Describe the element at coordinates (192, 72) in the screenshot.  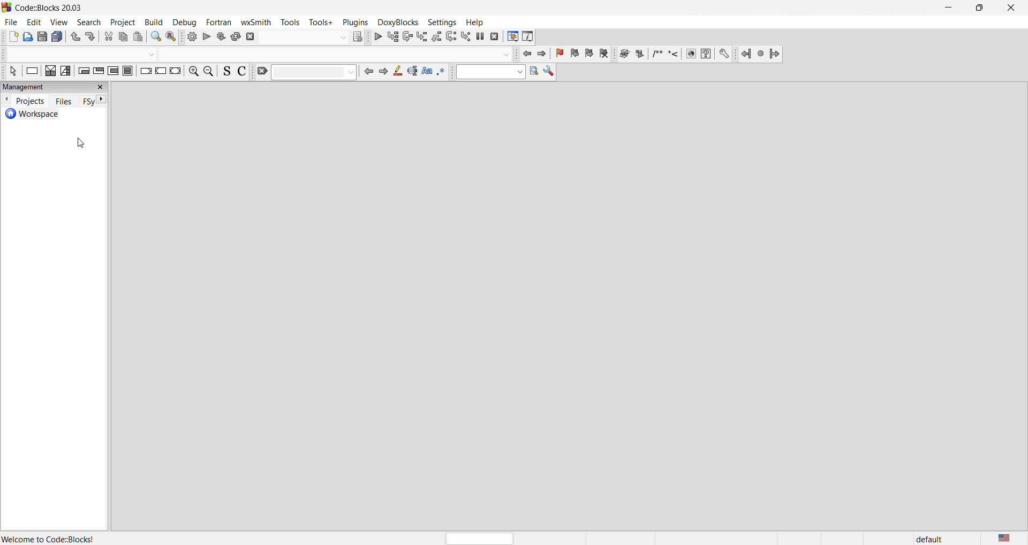
I see `zoom in` at that location.